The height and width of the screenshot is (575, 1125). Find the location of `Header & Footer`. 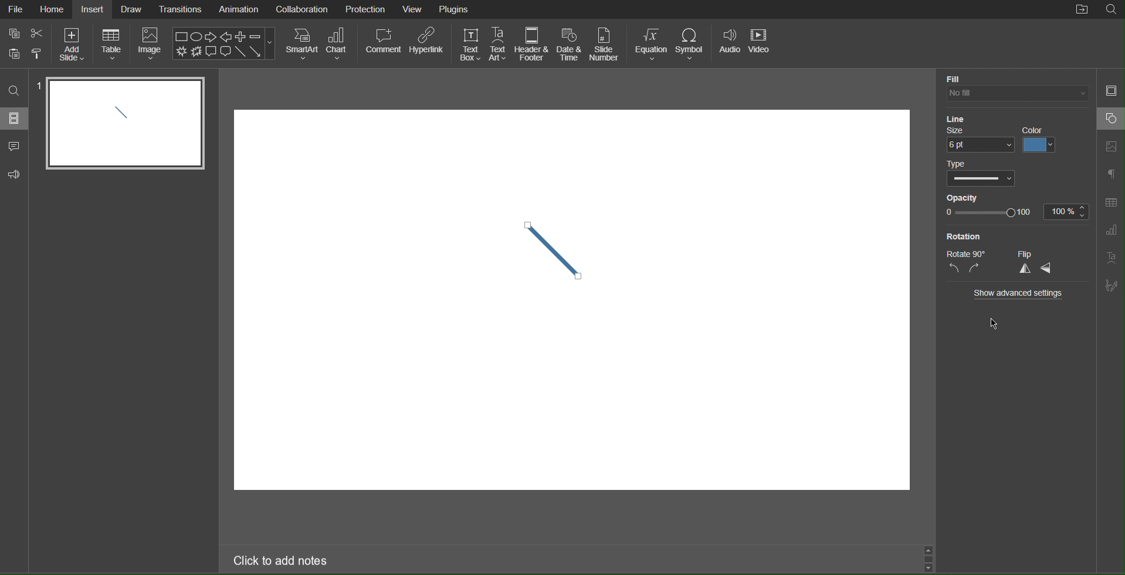

Header & Footer is located at coordinates (533, 45).